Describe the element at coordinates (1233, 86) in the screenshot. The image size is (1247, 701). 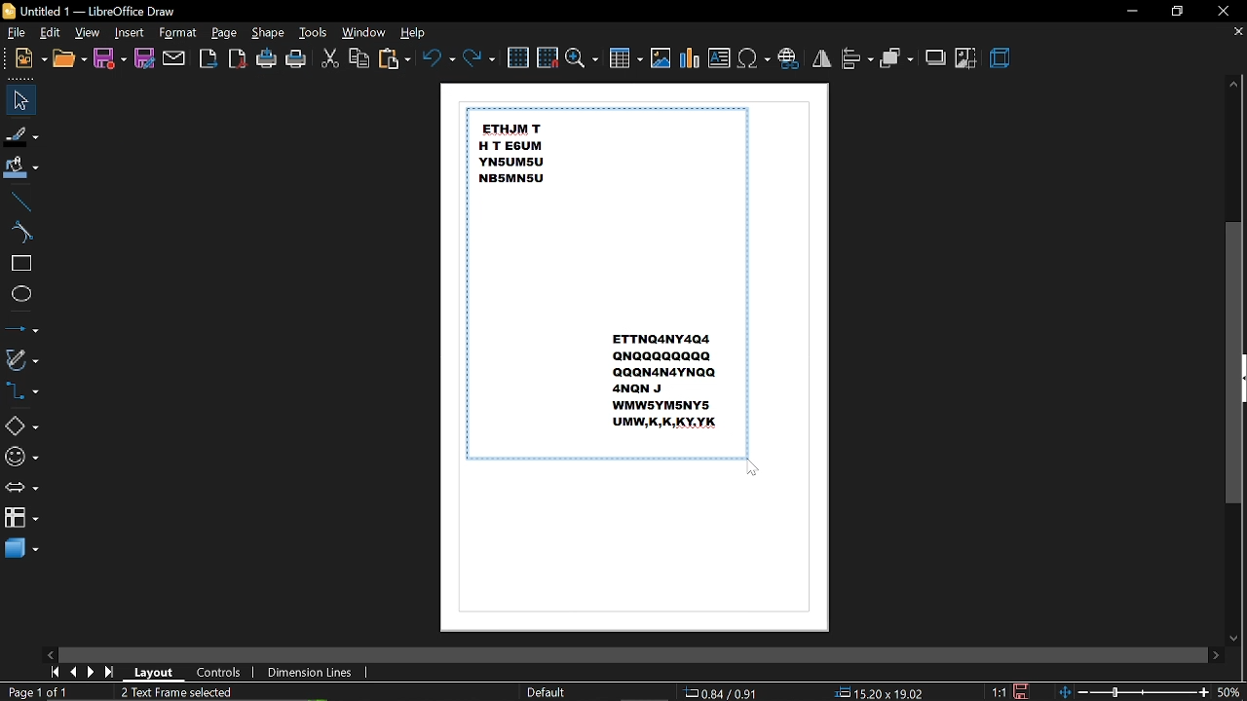
I see `Move up` at that location.